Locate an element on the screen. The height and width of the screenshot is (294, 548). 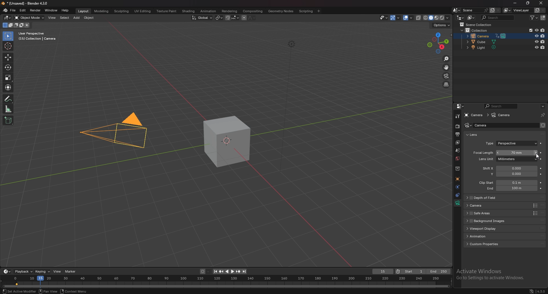
layout is located at coordinates (84, 11).